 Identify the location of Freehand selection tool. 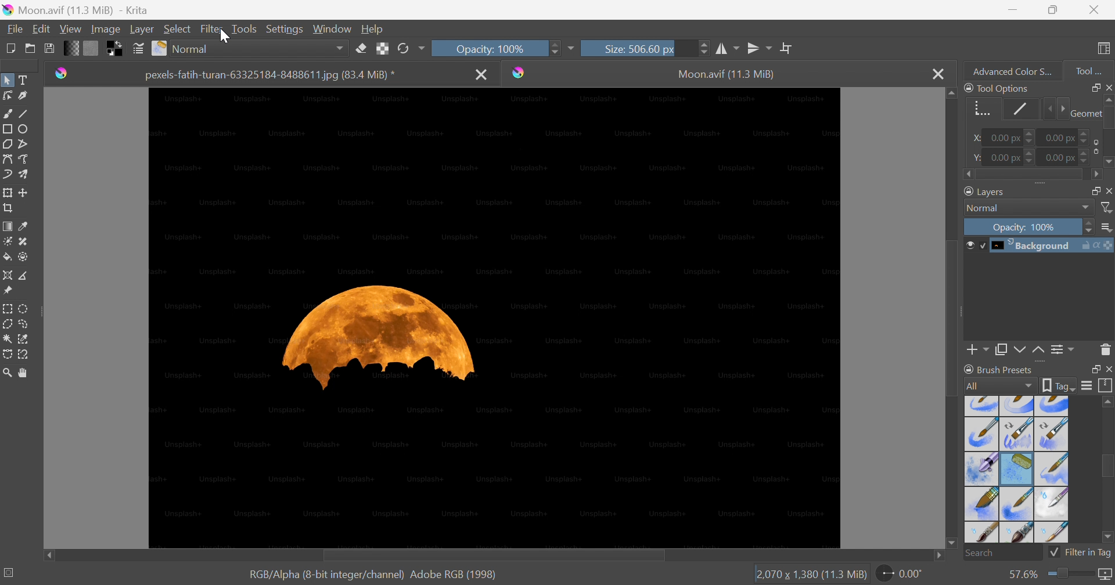
(26, 323).